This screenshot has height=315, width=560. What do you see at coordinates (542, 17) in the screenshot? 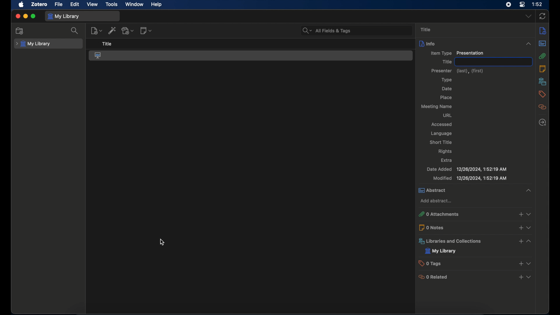
I see `sync` at bounding box center [542, 17].